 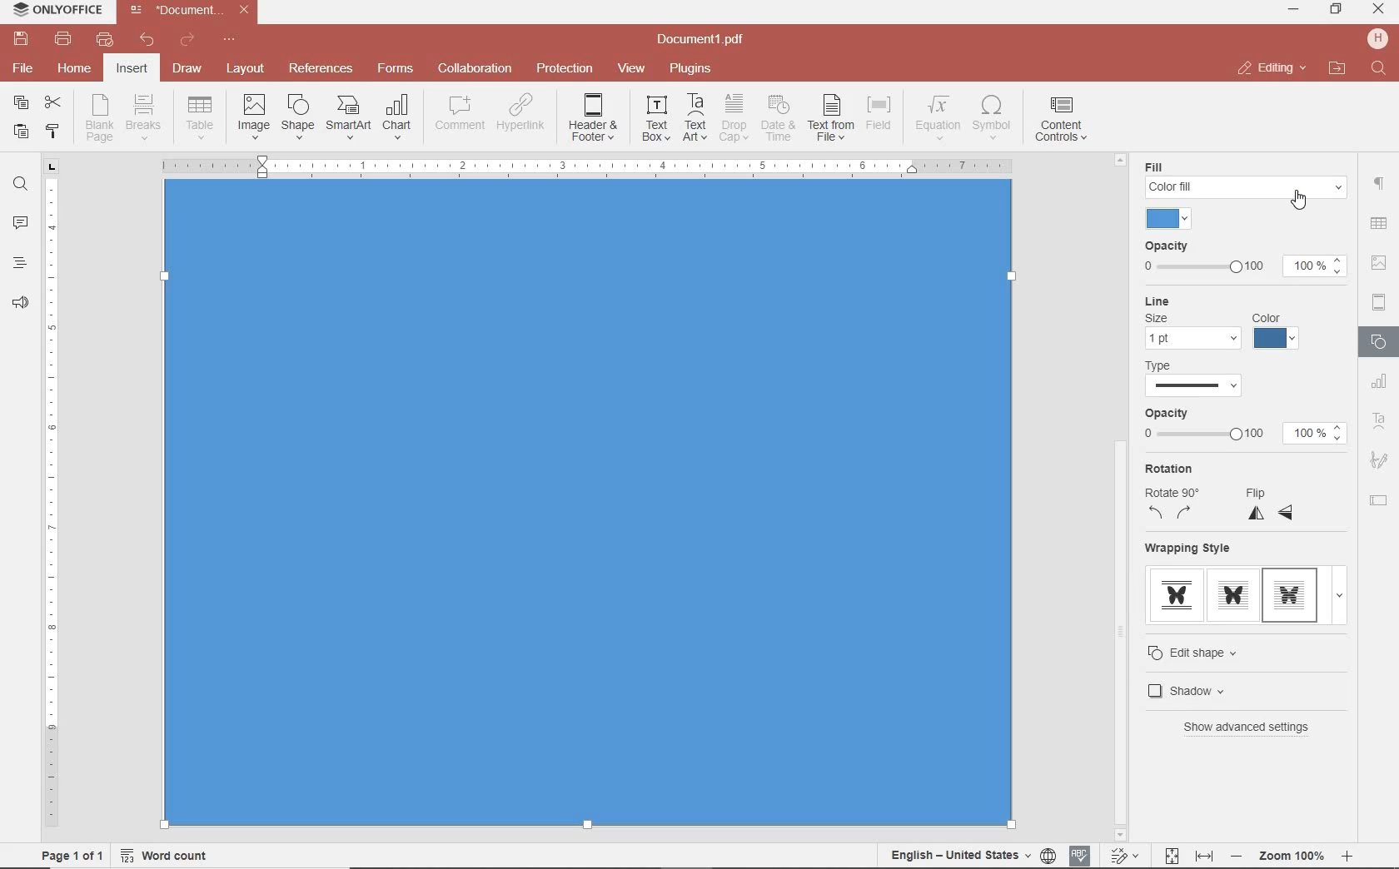 What do you see at coordinates (694, 69) in the screenshot?
I see `plugins` at bounding box center [694, 69].